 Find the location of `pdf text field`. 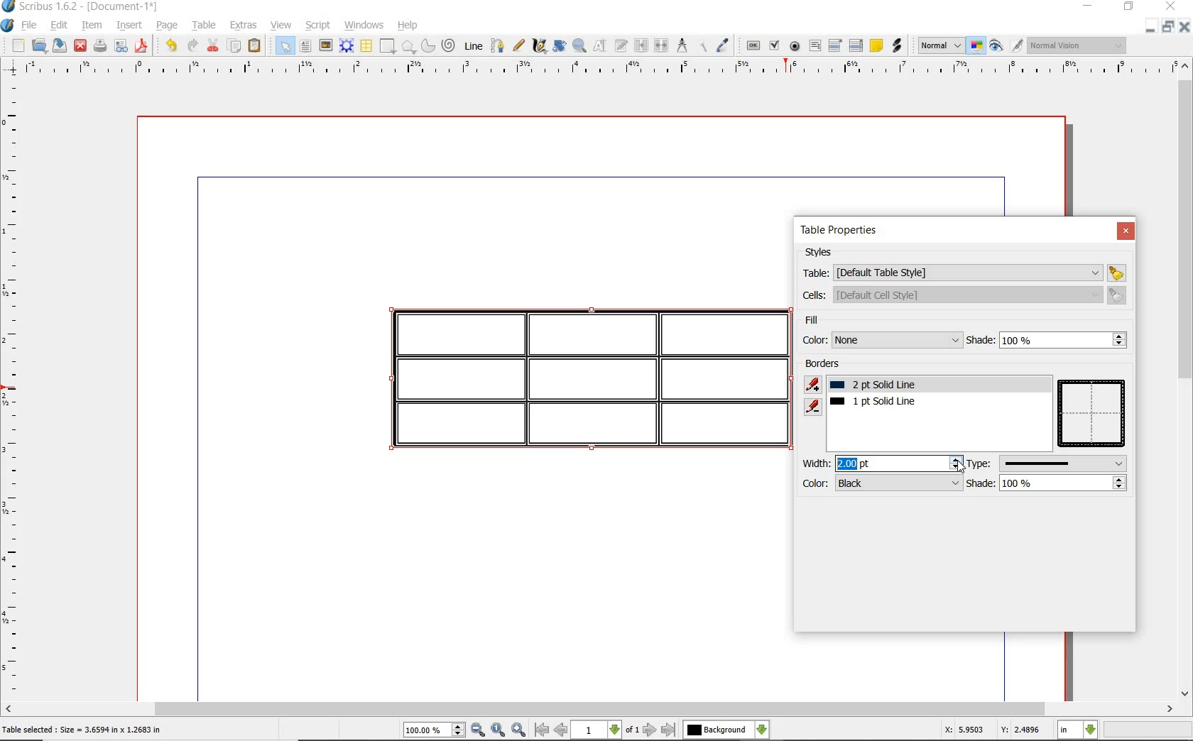

pdf text field is located at coordinates (815, 46).